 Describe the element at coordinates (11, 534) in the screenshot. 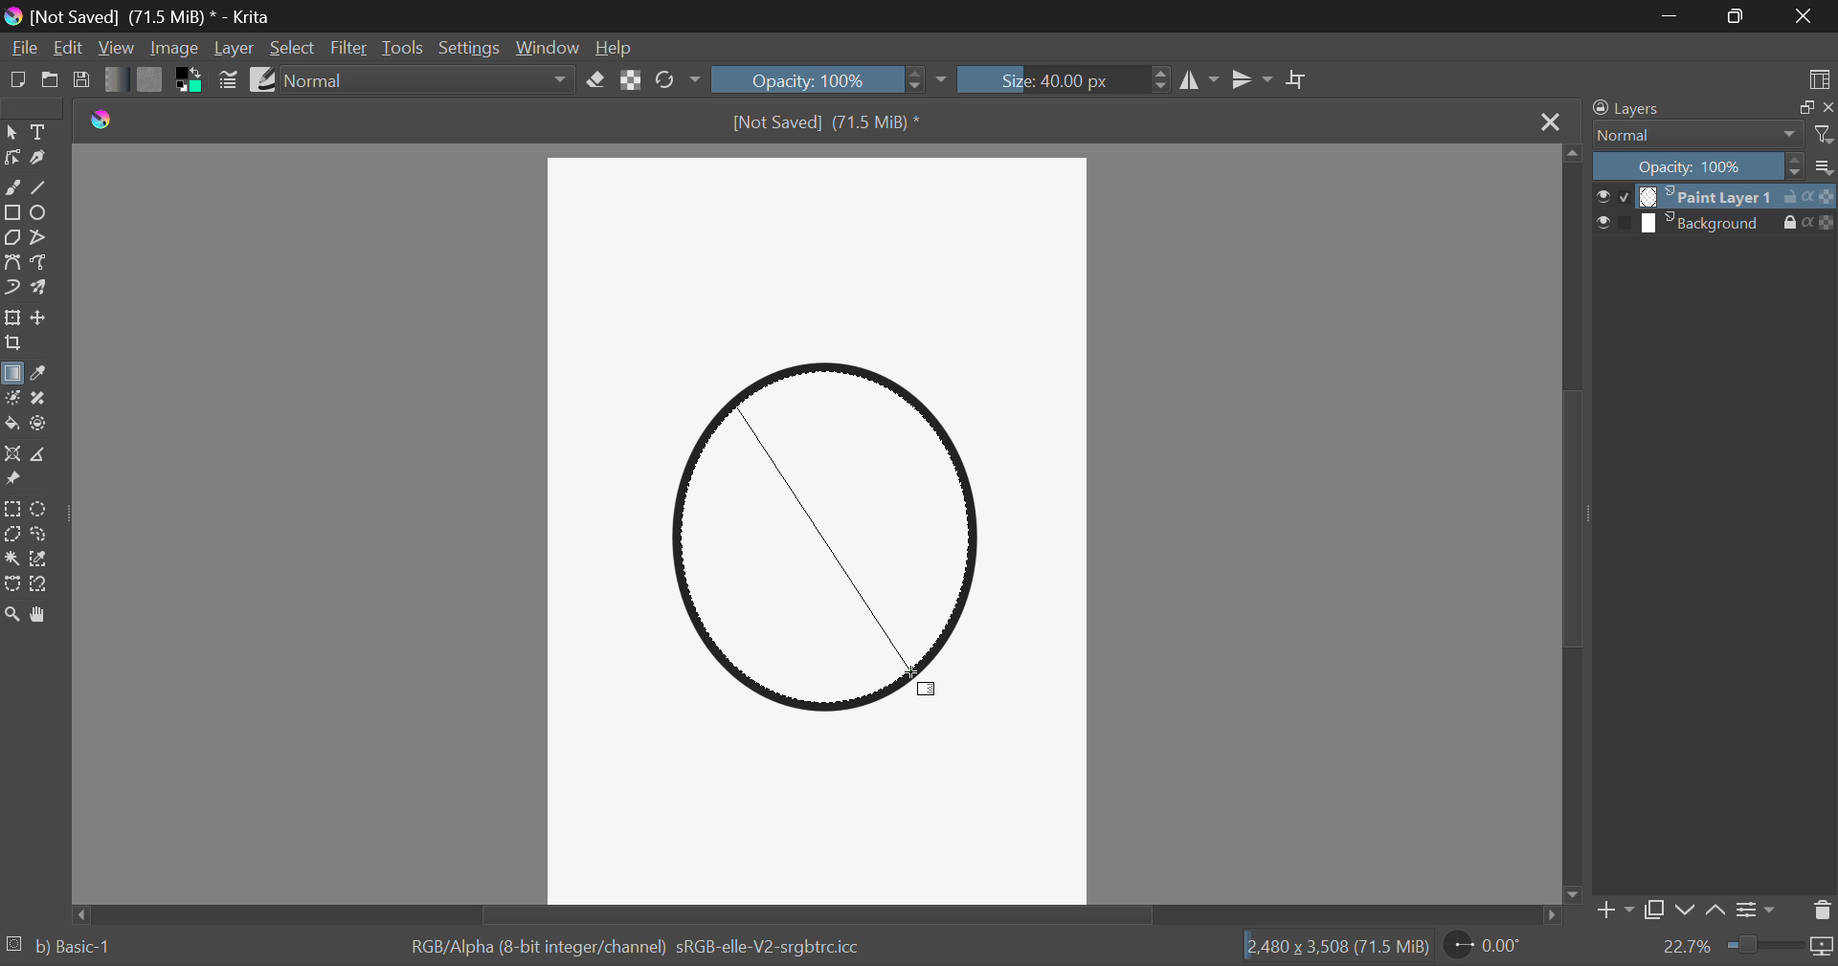

I see `Polygon Selection Tool` at that location.